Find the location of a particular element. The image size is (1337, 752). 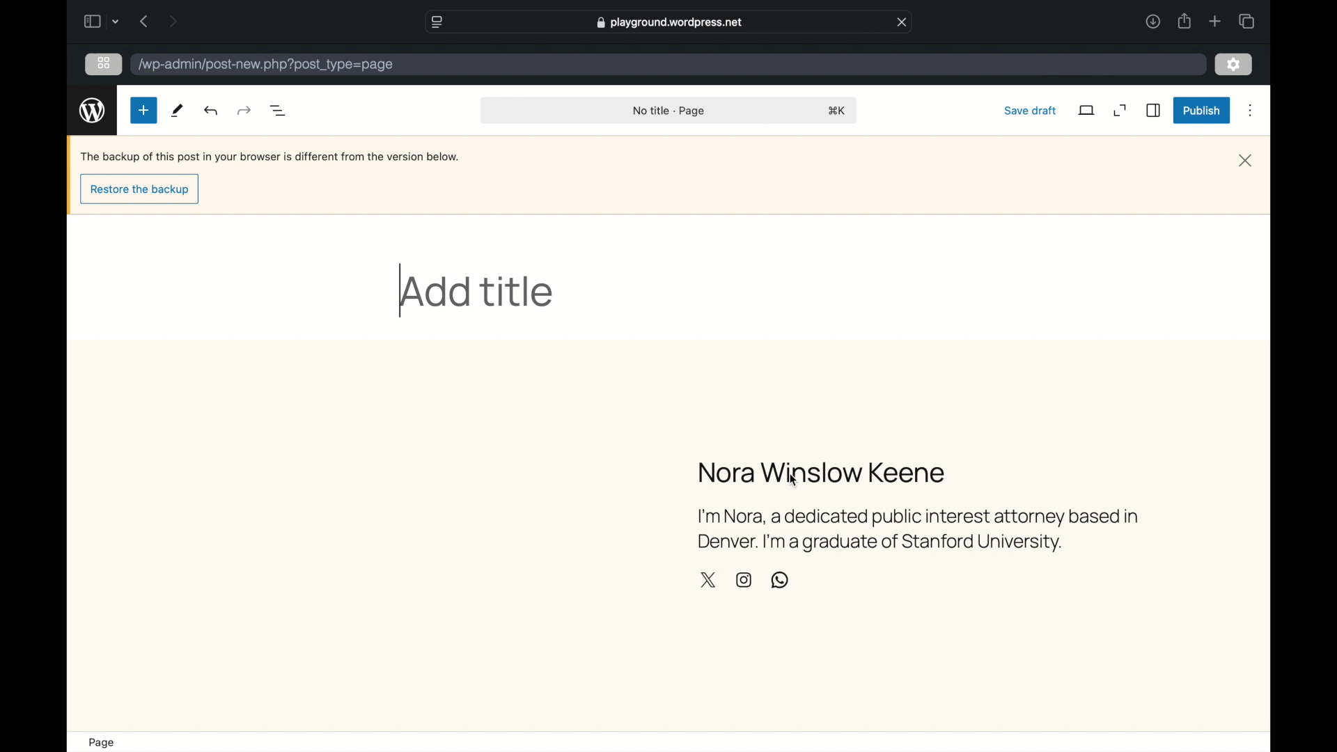

publish is located at coordinates (1203, 110).